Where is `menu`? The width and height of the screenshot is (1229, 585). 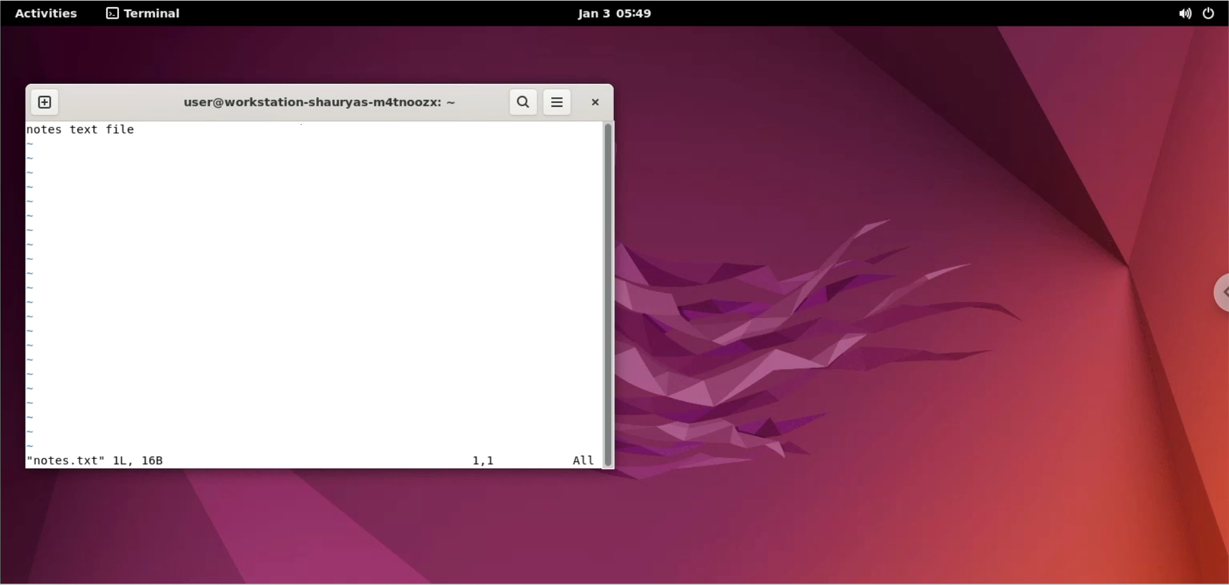 menu is located at coordinates (558, 104).